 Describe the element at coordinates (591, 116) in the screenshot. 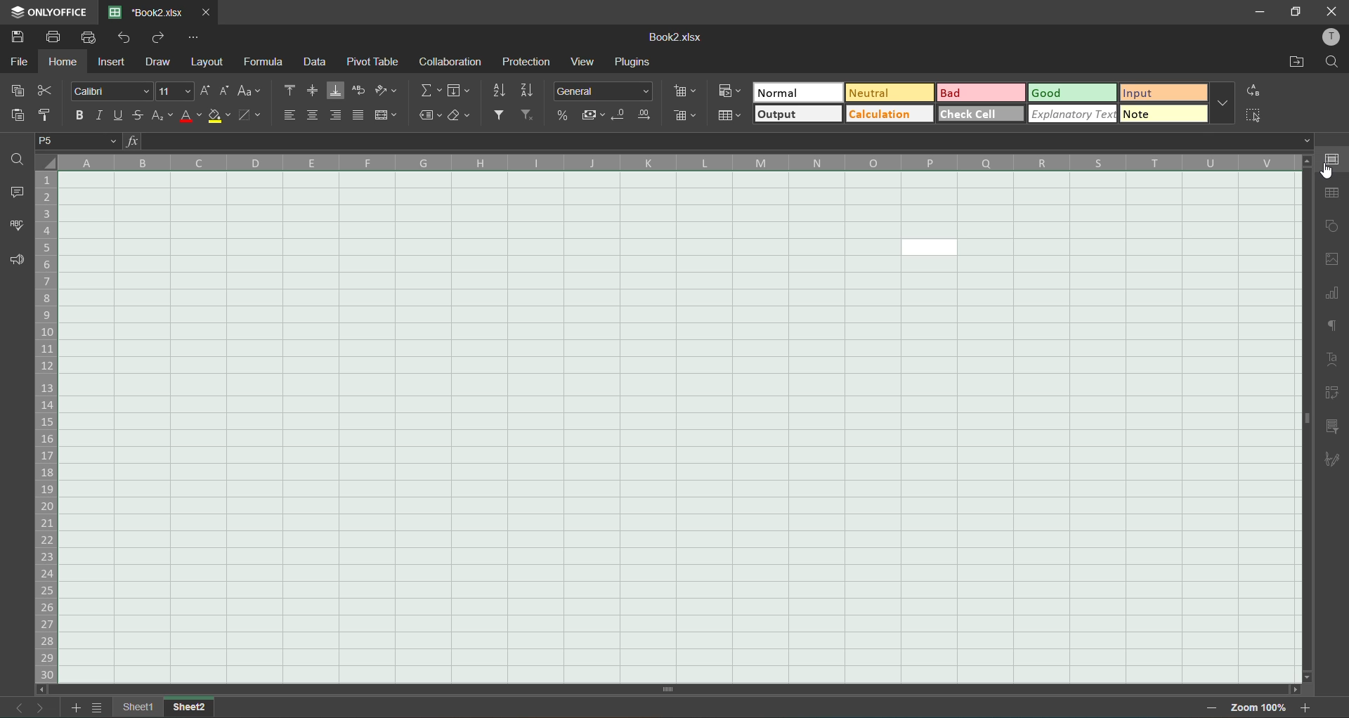

I see `accounting` at that location.